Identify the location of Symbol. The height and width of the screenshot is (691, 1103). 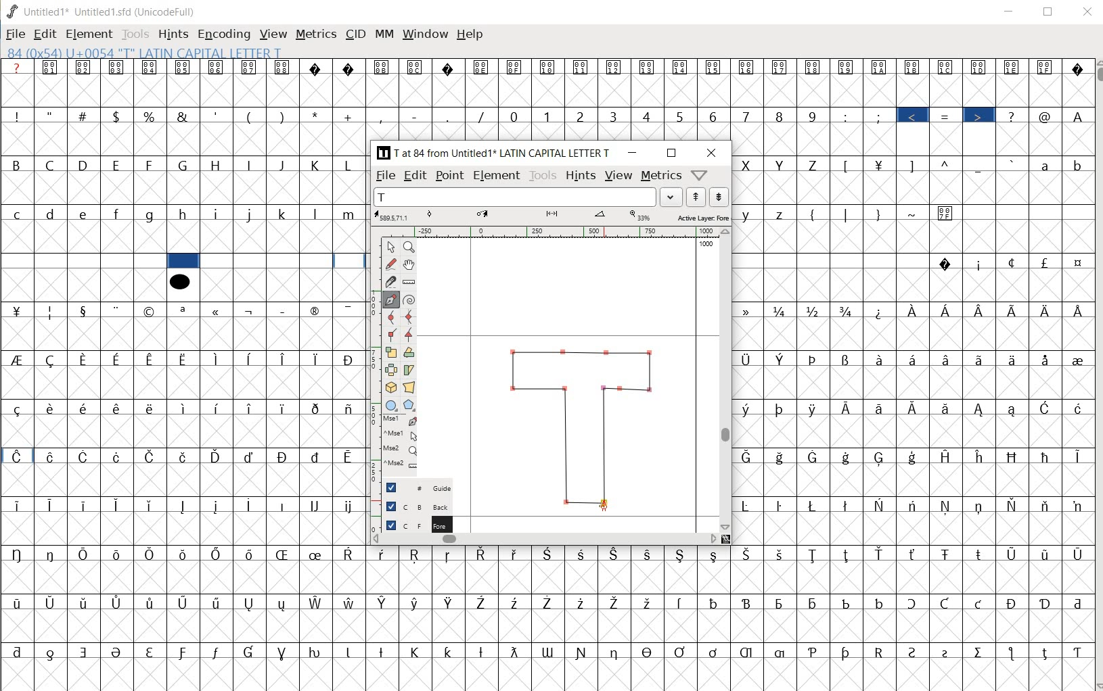
(517, 553).